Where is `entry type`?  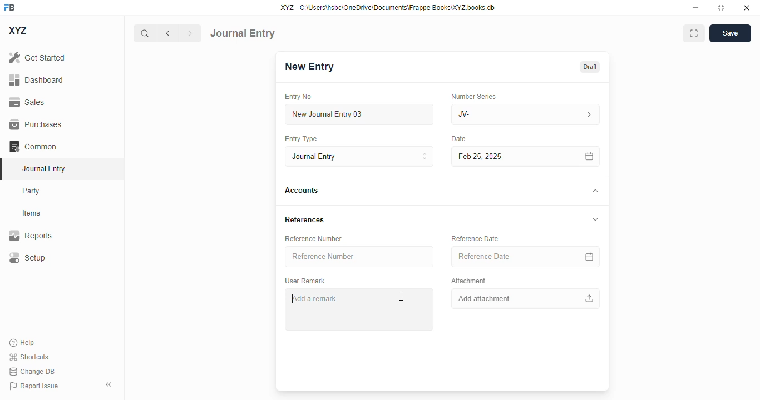 entry type is located at coordinates (300, 138).